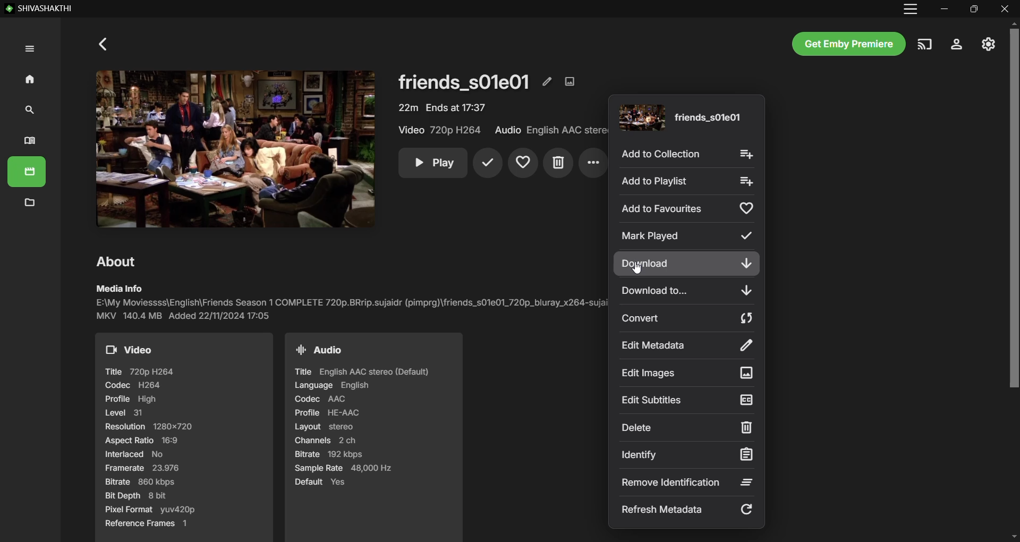 Image resolution: width=1020 pixels, height=542 pixels. What do you see at coordinates (558, 163) in the screenshot?
I see `Delete` at bounding box center [558, 163].